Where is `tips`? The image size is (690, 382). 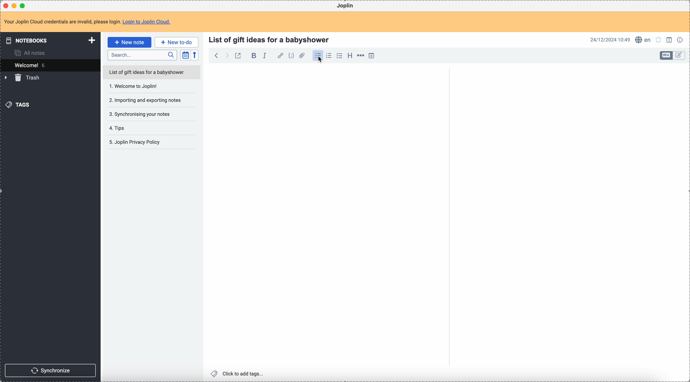
tips is located at coordinates (133, 128).